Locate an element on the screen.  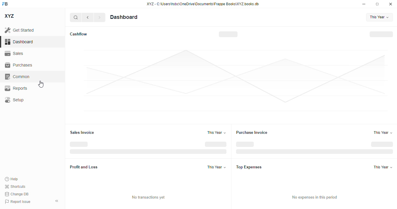
dashboard is located at coordinates (19, 42).